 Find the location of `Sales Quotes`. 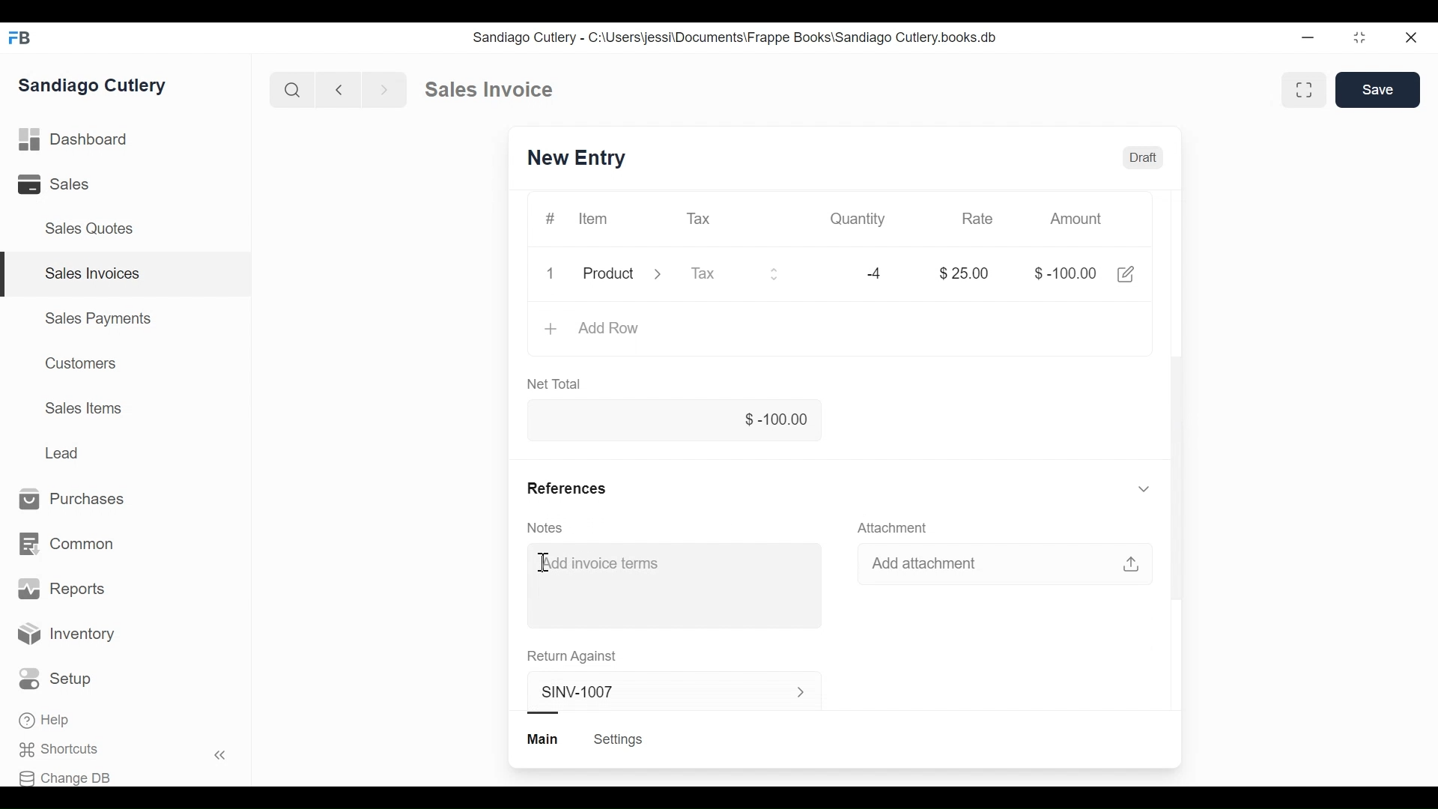

Sales Quotes is located at coordinates (91, 228).